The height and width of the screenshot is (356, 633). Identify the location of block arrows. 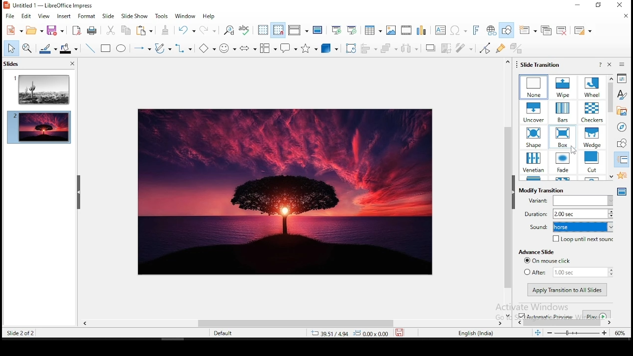
(249, 48).